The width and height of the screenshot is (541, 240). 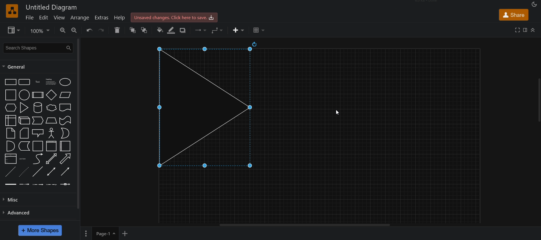 What do you see at coordinates (24, 172) in the screenshot?
I see `dotted line` at bounding box center [24, 172].